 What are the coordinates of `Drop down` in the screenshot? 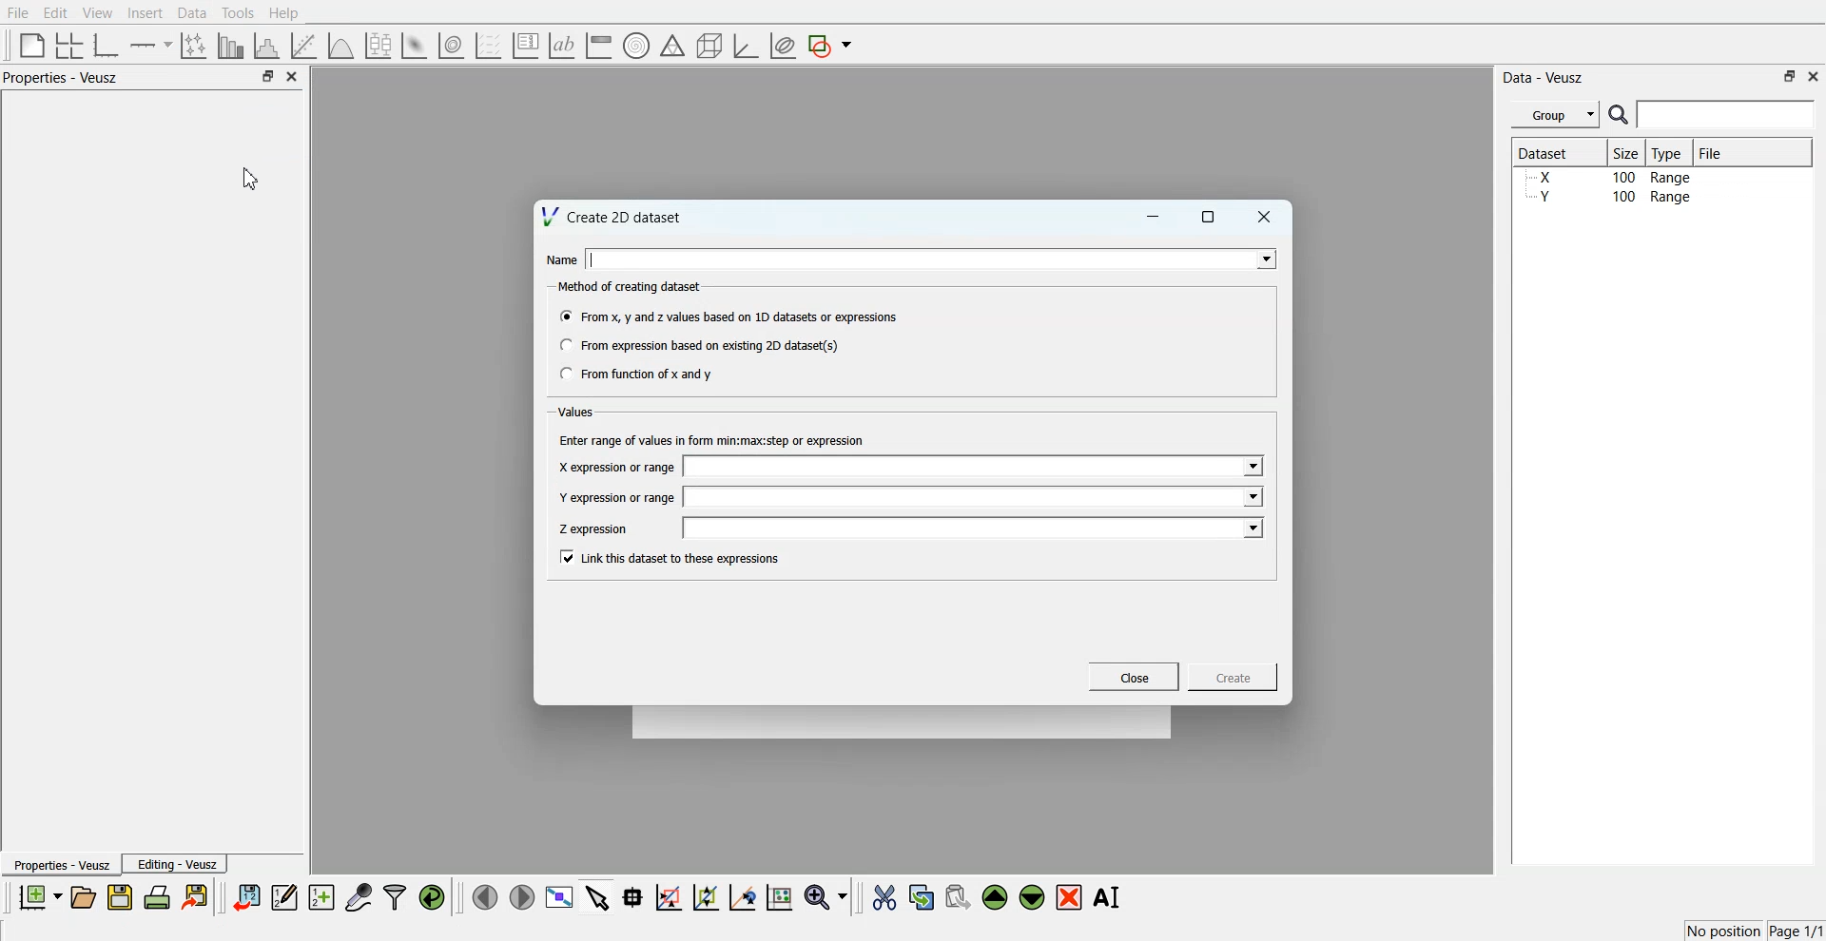 It's located at (1262, 259).